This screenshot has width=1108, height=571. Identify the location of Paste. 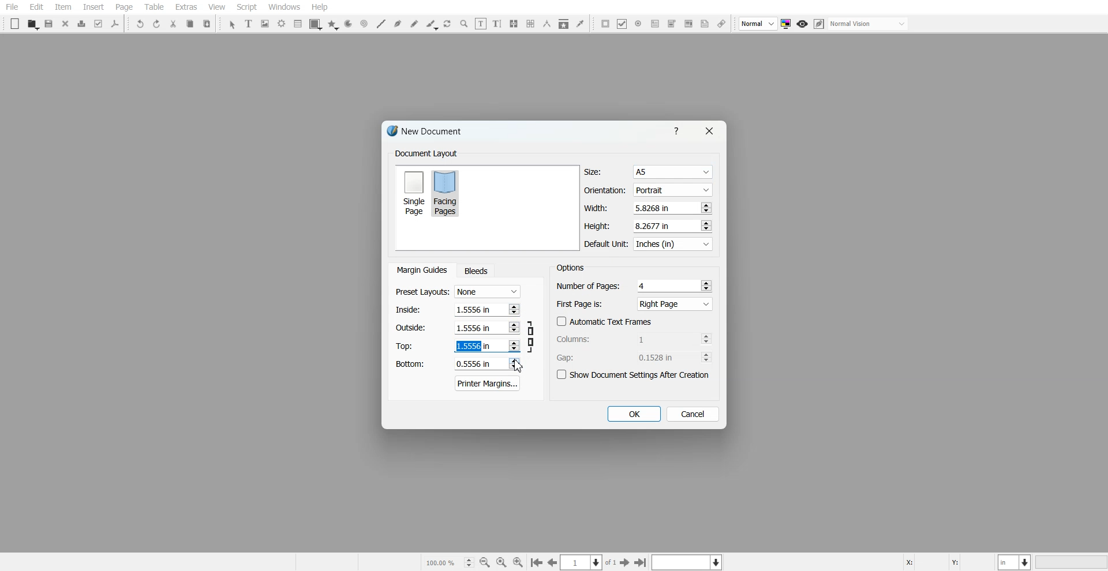
(207, 23).